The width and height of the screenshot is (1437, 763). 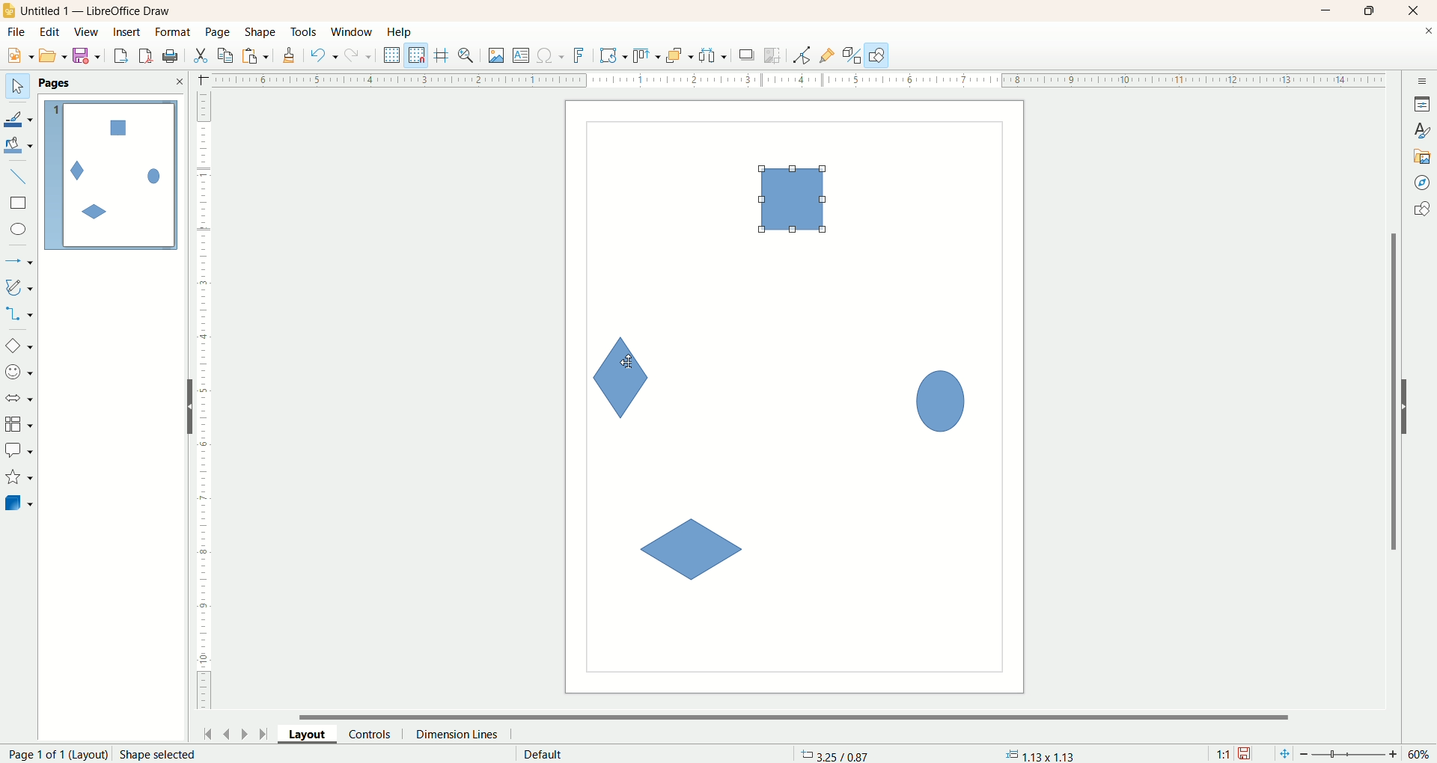 What do you see at coordinates (1422, 104) in the screenshot?
I see `properties` at bounding box center [1422, 104].